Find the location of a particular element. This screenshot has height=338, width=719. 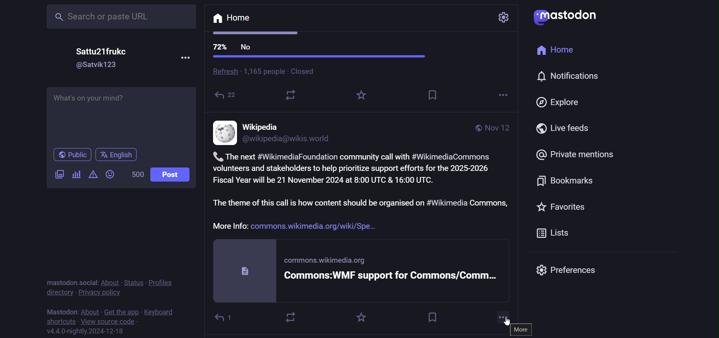

emoji is located at coordinates (110, 175).